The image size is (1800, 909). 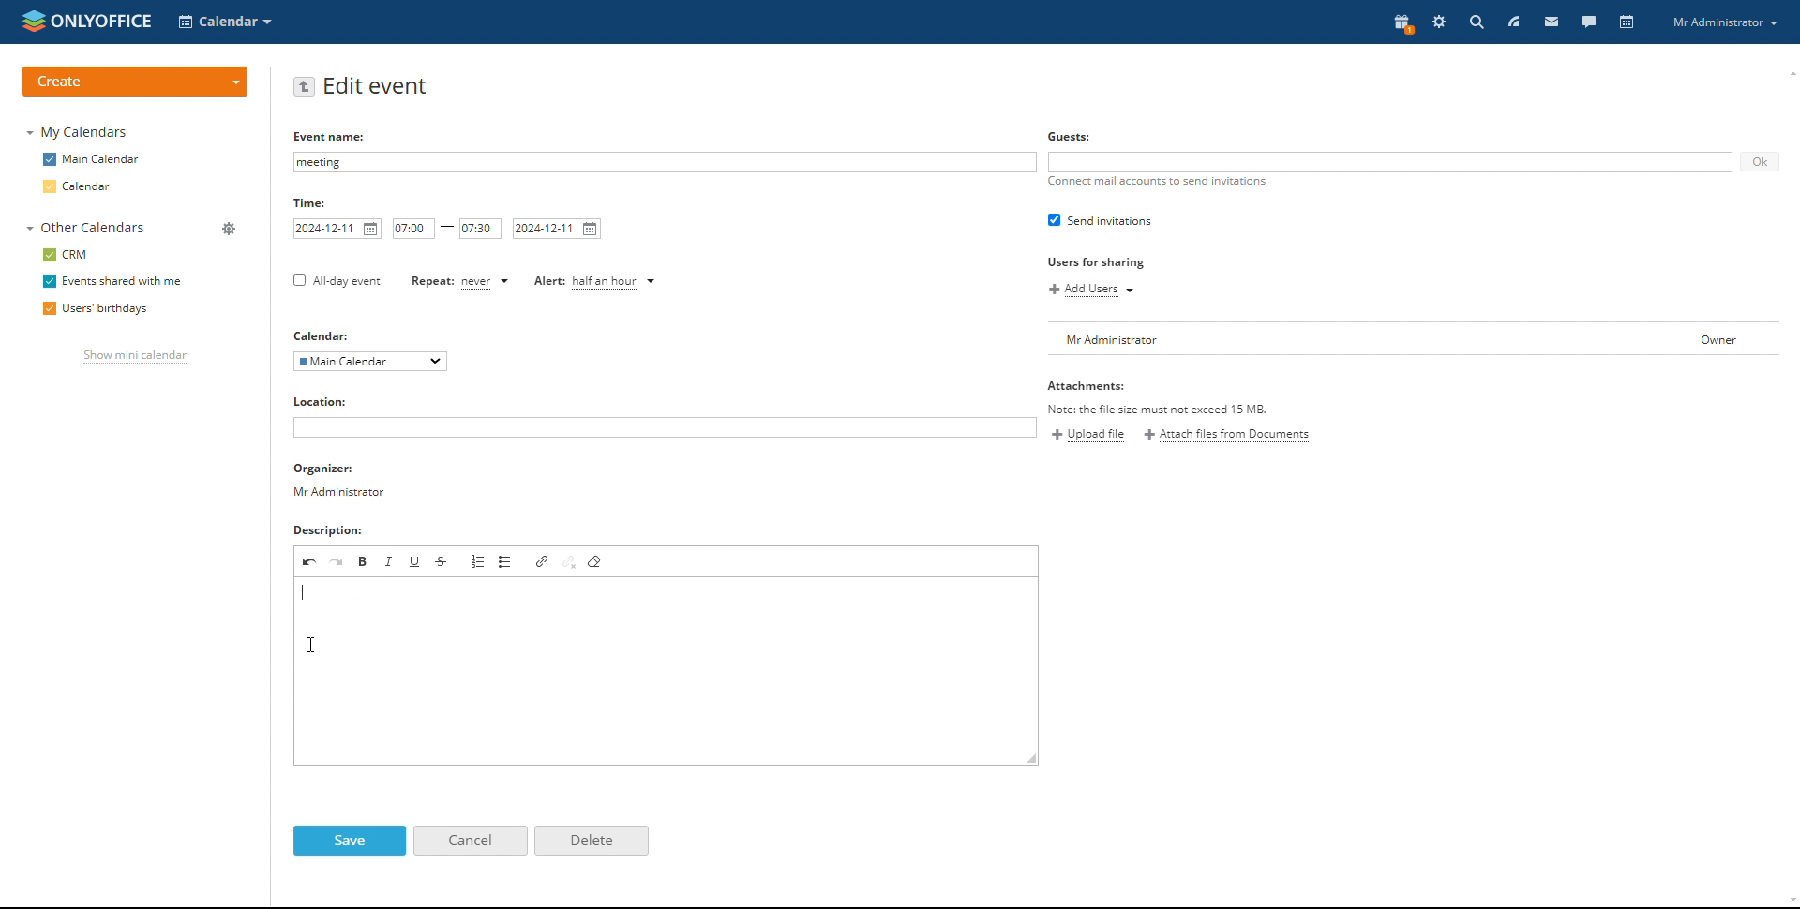 What do you see at coordinates (80, 131) in the screenshot?
I see `my calendars` at bounding box center [80, 131].